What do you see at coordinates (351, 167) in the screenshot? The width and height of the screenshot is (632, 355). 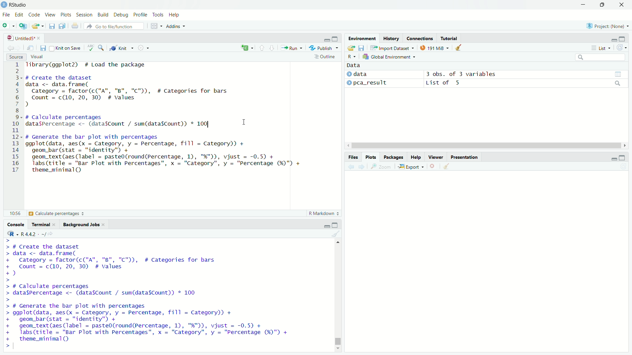 I see `go back` at bounding box center [351, 167].